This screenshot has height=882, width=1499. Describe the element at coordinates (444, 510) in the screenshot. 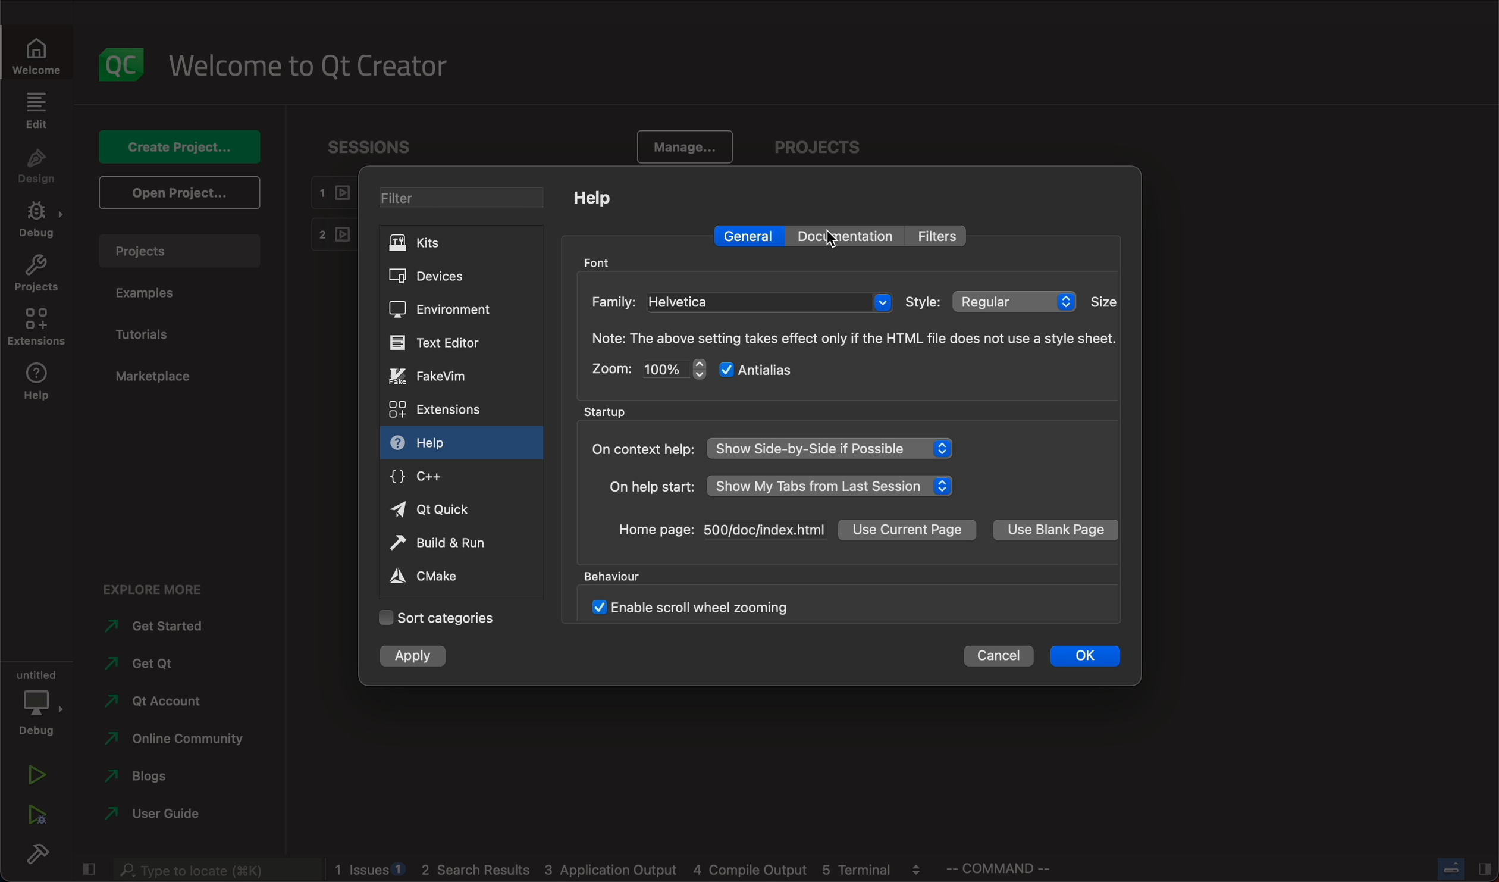

I see `qt` at that location.